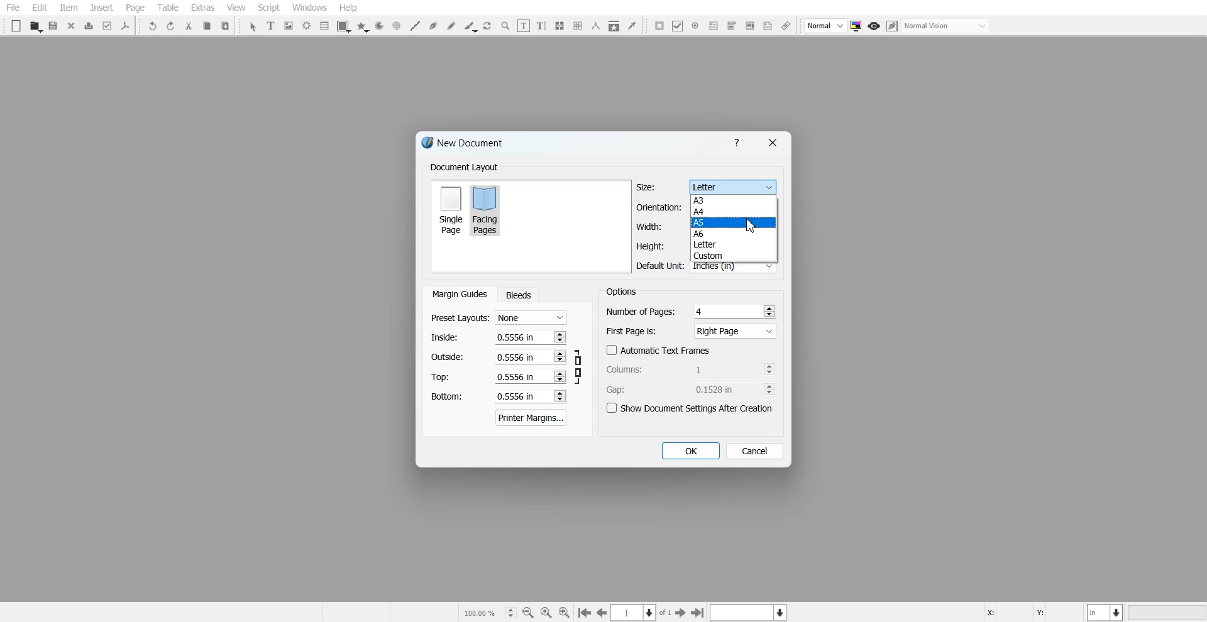  What do you see at coordinates (499, 318) in the screenshot?
I see `Preset Layout` at bounding box center [499, 318].